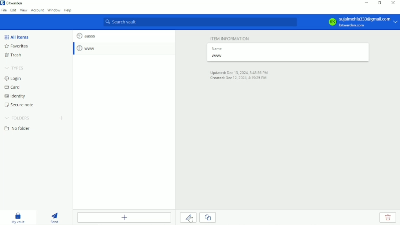 The image size is (400, 225). I want to click on Name, so click(219, 48).